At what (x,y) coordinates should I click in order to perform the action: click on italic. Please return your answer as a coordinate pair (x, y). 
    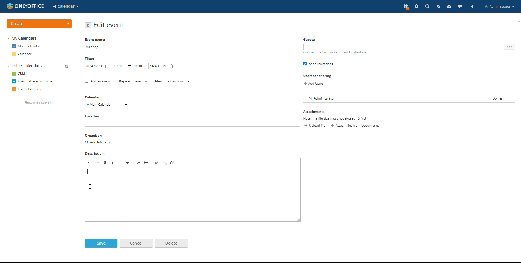
    Looking at the image, I should click on (113, 162).